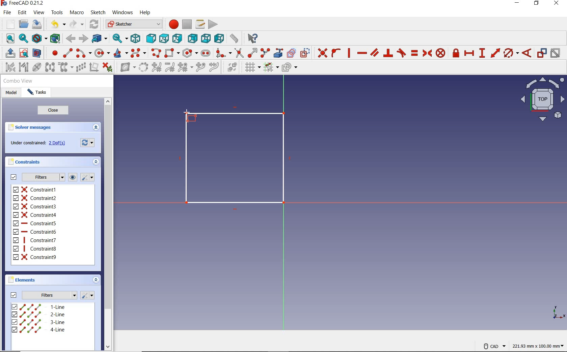 This screenshot has width=567, height=352. What do you see at coordinates (8, 38) in the screenshot?
I see `fit all` at bounding box center [8, 38].